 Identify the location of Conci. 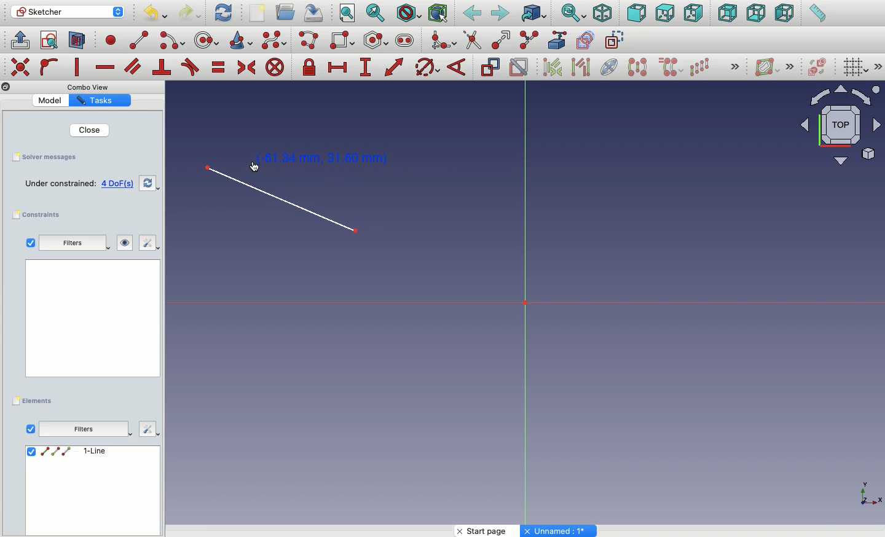
(242, 40).